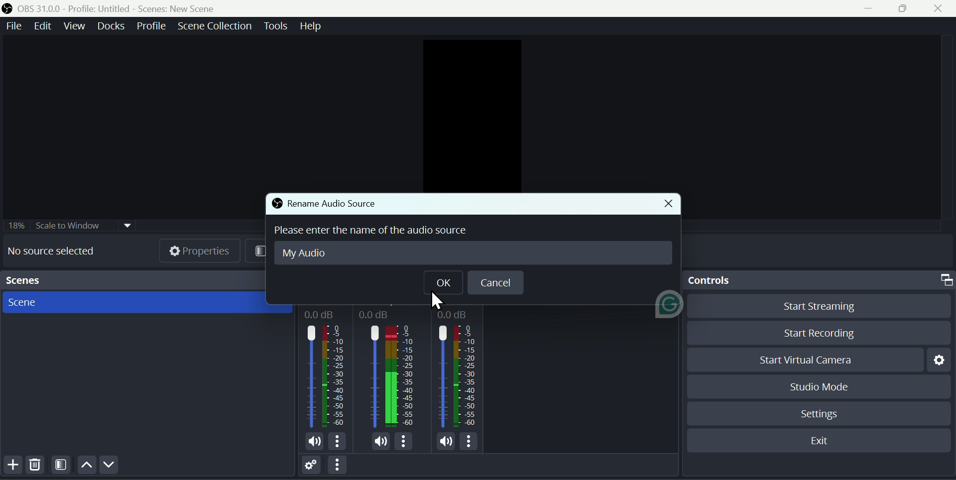  Describe the element at coordinates (494, 282) in the screenshot. I see `cancel` at that location.